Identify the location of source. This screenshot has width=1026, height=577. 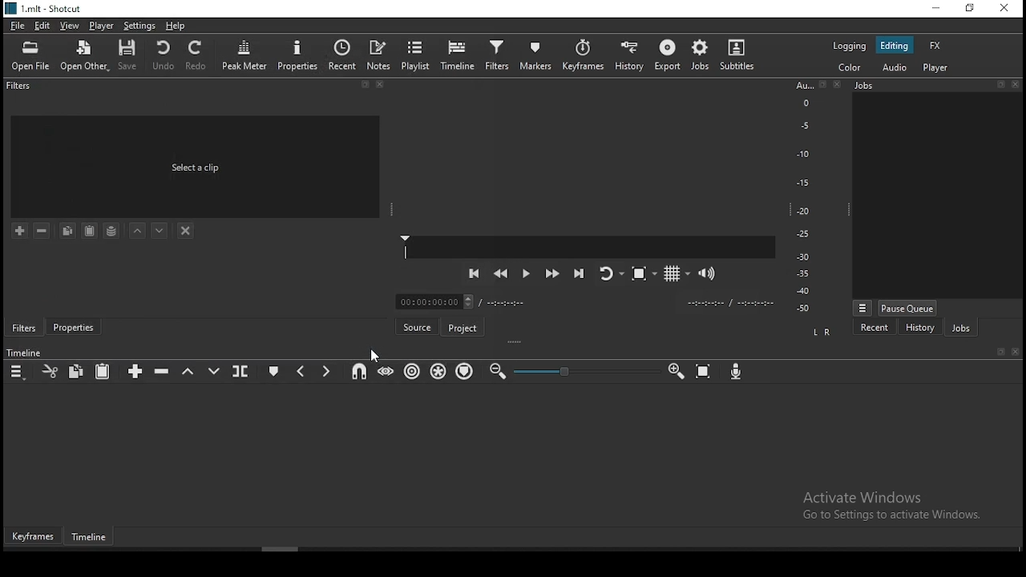
(416, 325).